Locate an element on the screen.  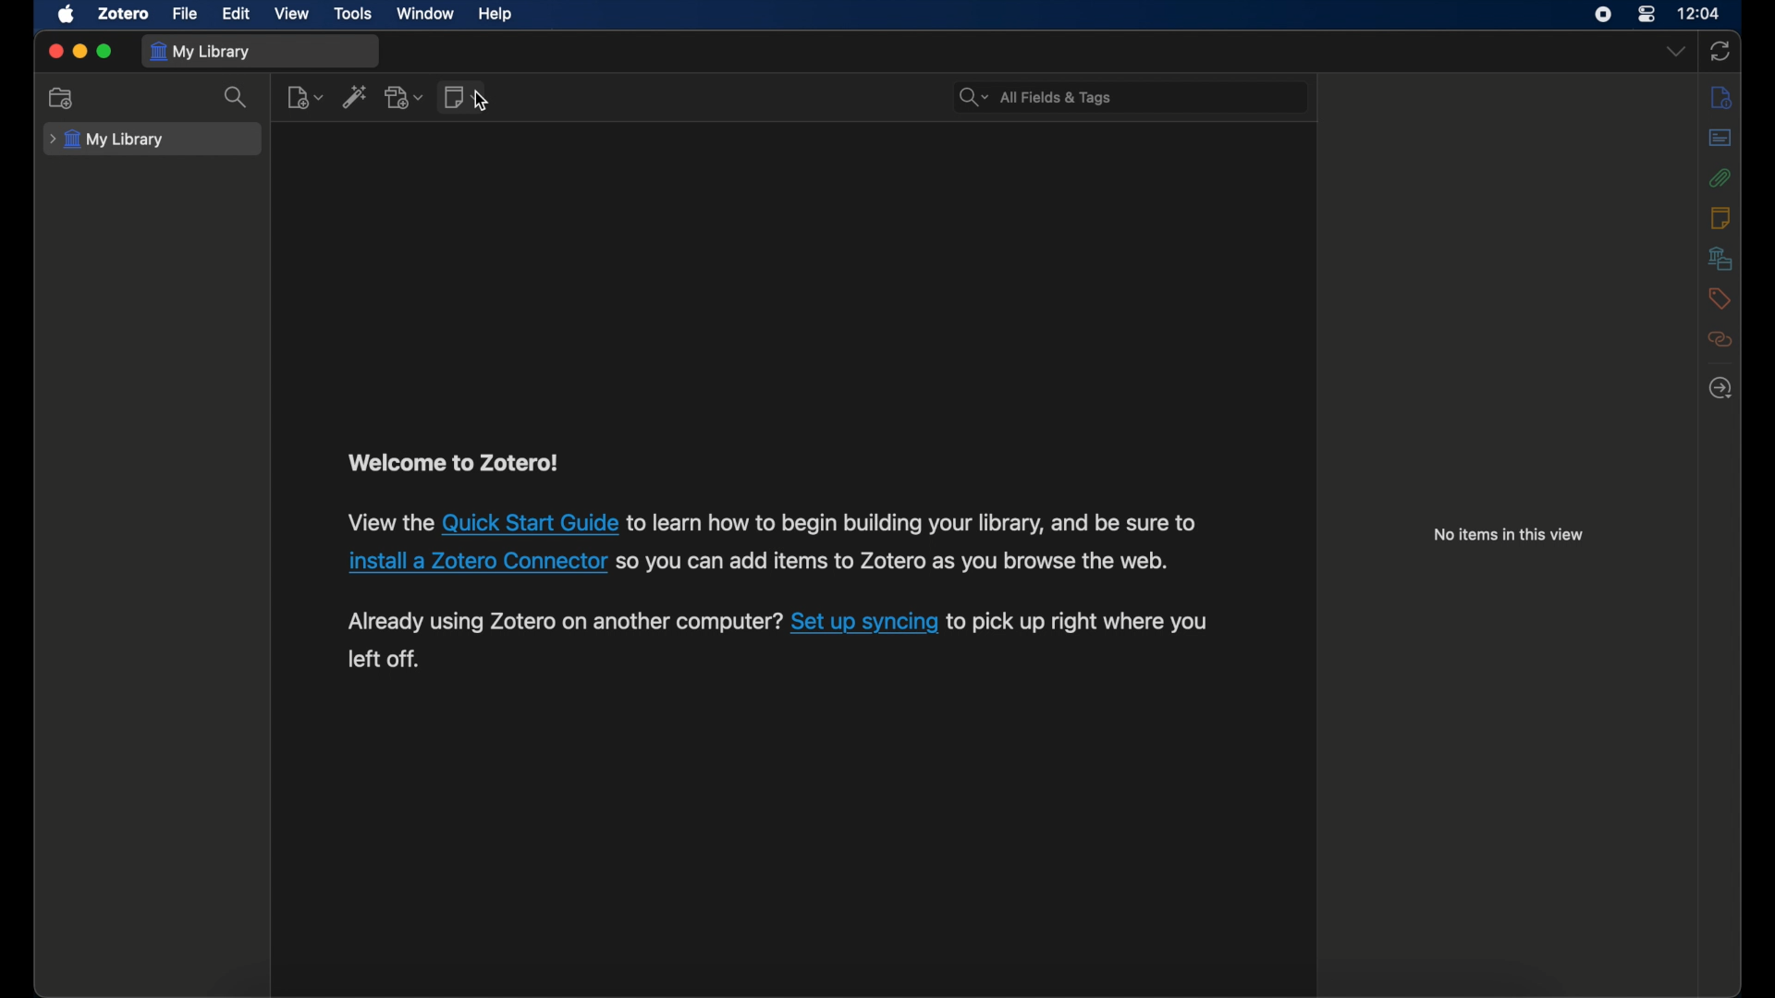
tags is located at coordinates (1720, 298).